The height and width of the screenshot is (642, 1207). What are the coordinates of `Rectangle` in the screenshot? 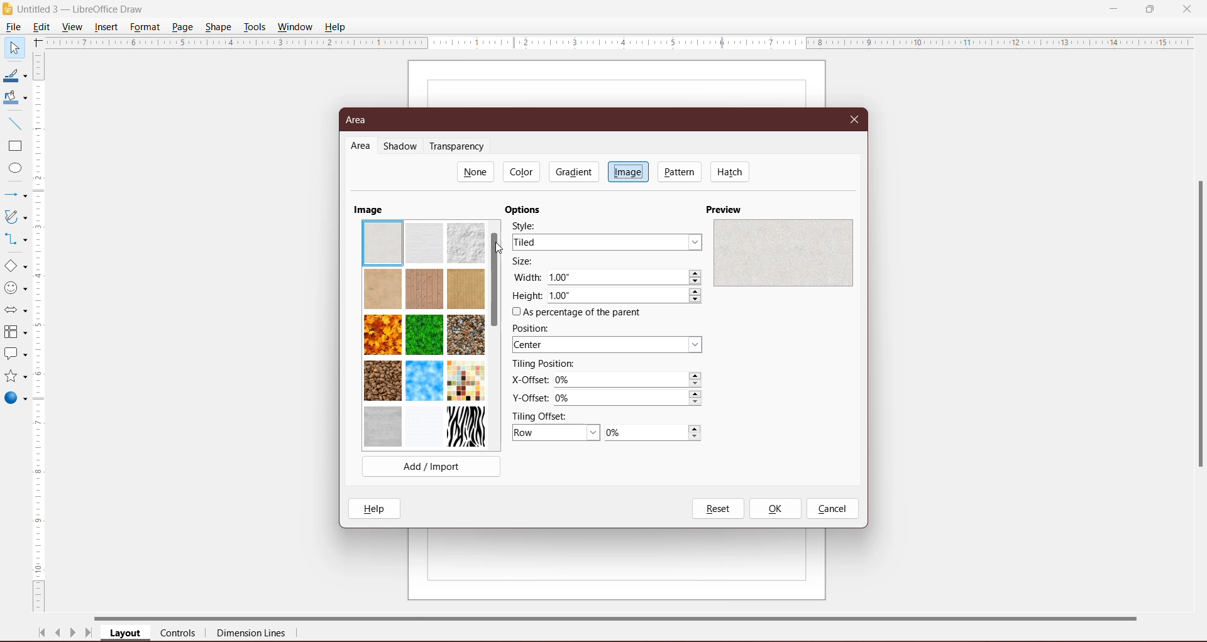 It's located at (14, 146).